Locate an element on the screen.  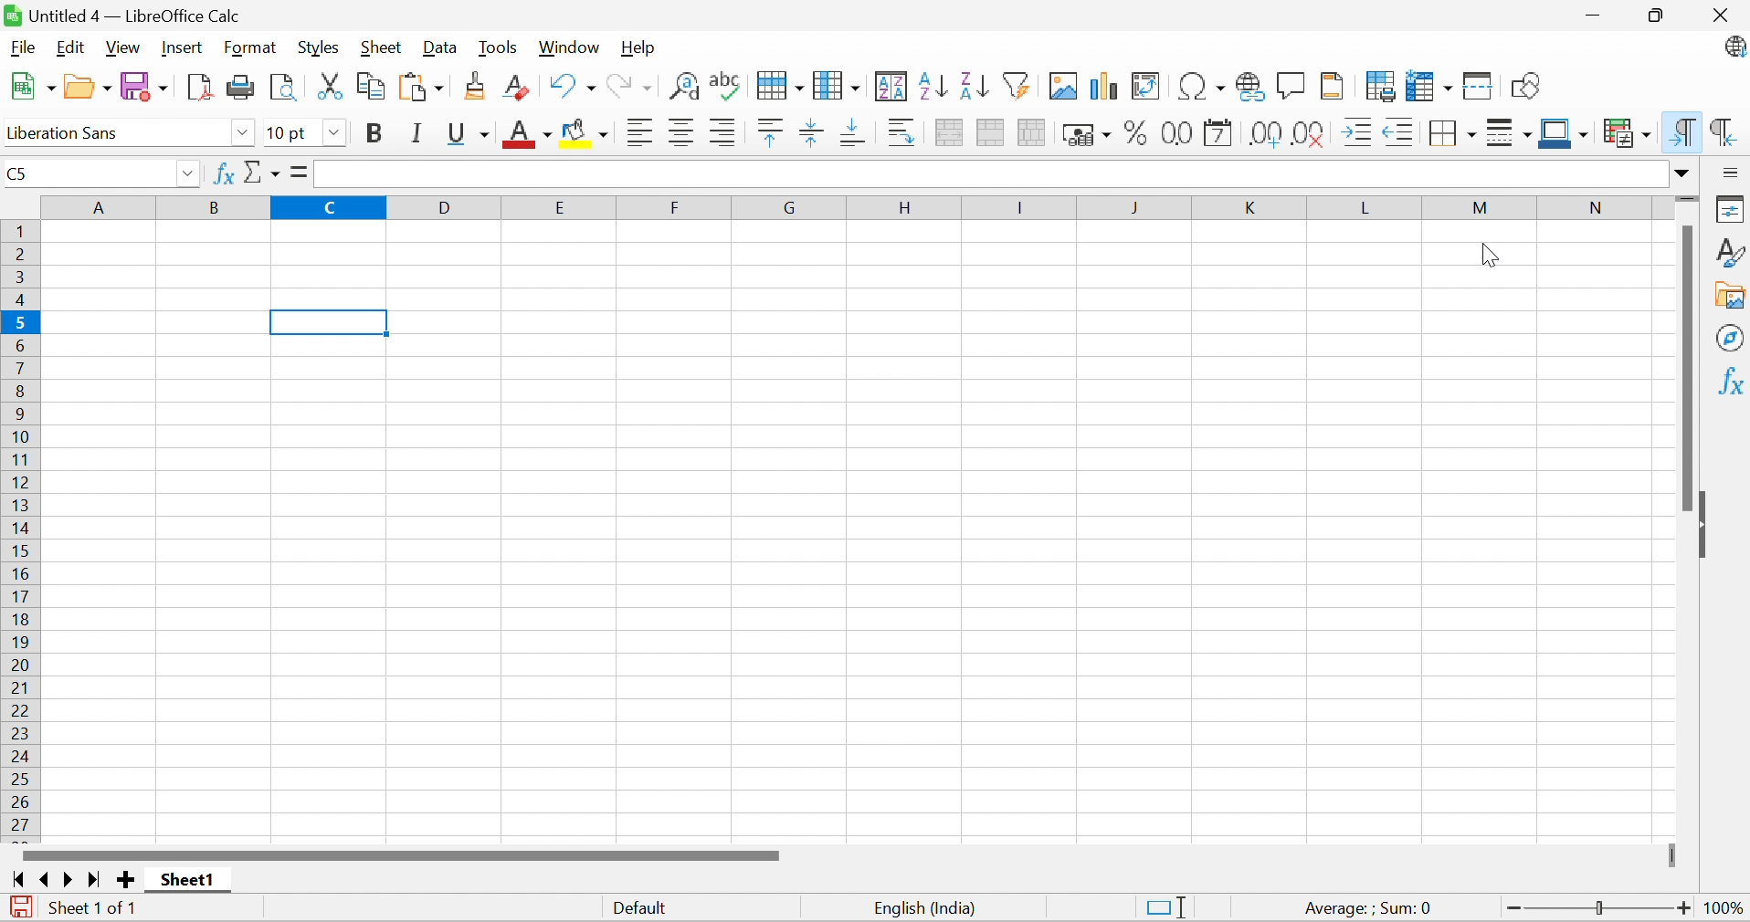
Border color is located at coordinates (1563, 134).